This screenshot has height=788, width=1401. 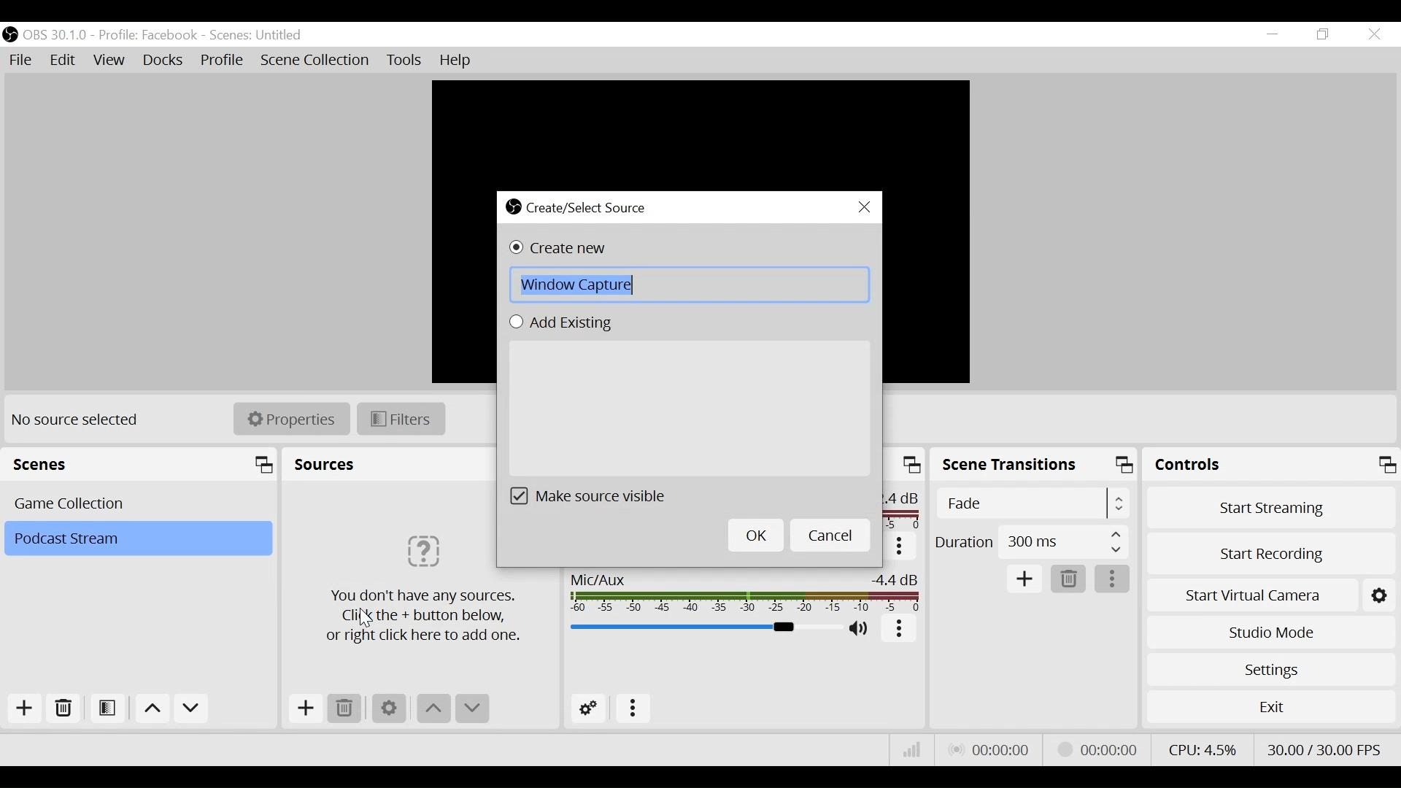 I want to click on Start Virtual Camera, so click(x=1268, y=595).